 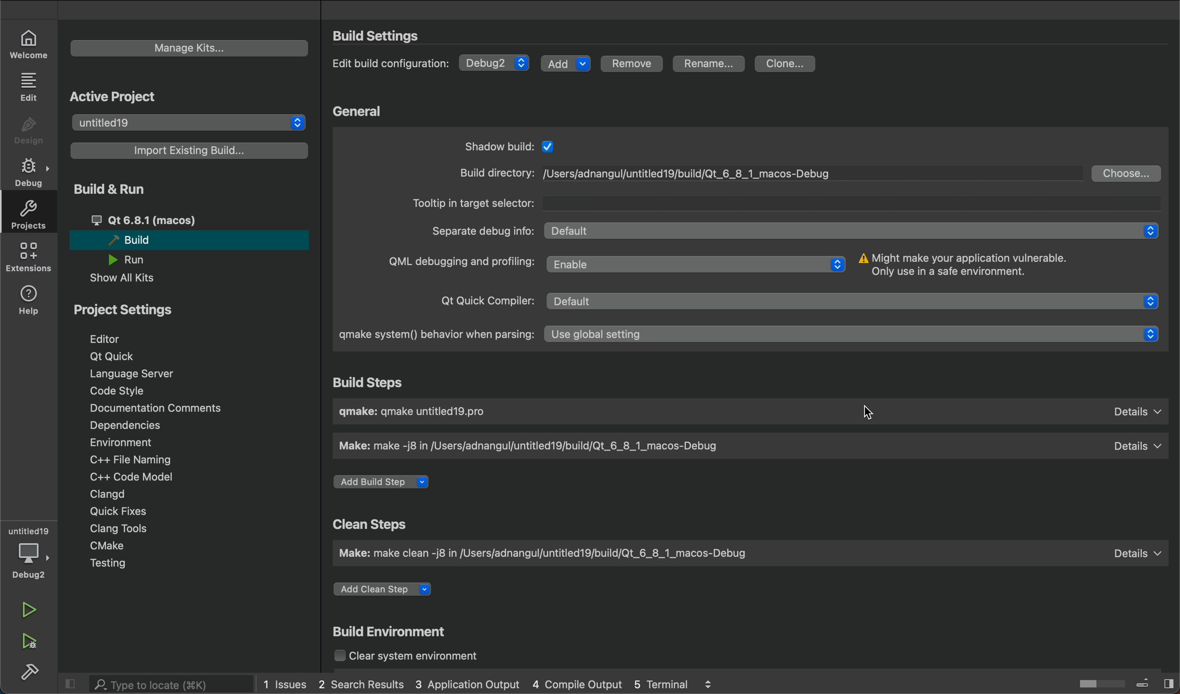 What do you see at coordinates (488, 685) in the screenshot?
I see `logs` at bounding box center [488, 685].